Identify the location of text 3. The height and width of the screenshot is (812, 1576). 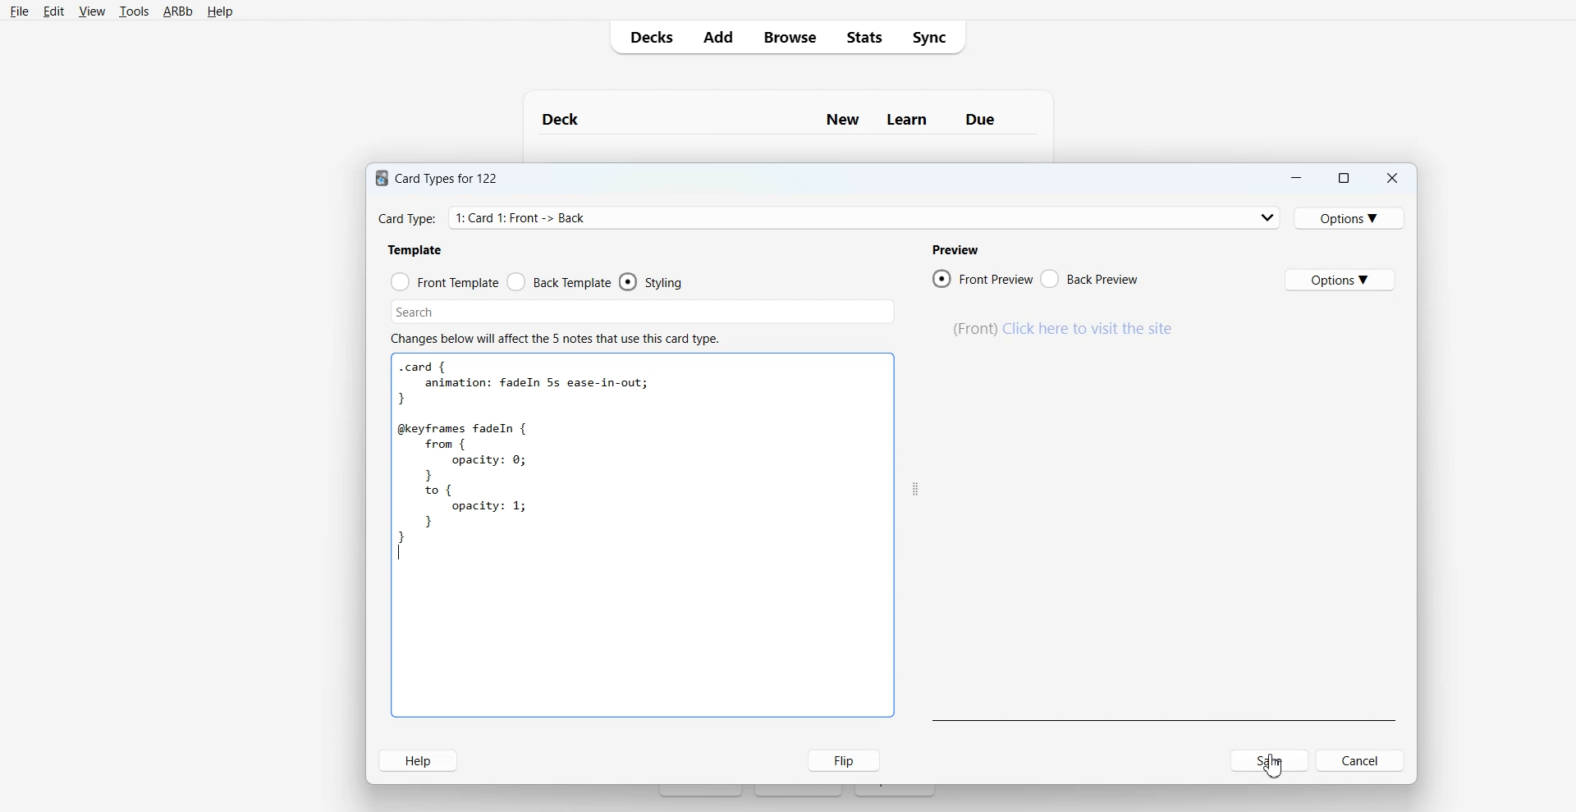
(954, 249).